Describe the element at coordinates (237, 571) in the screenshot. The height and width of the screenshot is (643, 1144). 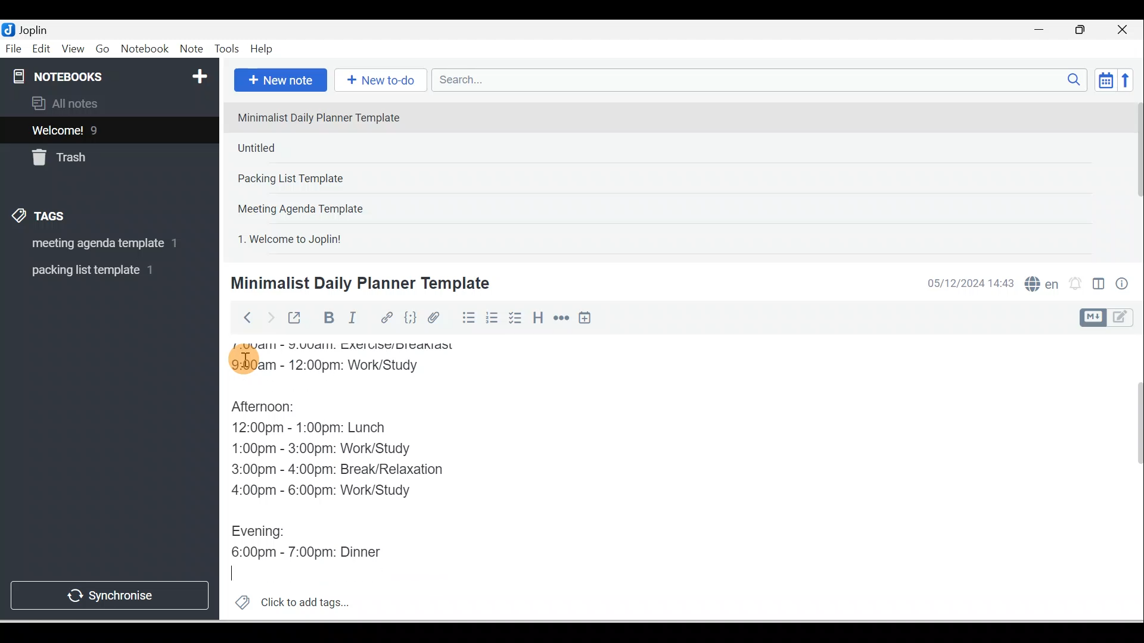
I see `Cursor` at that location.